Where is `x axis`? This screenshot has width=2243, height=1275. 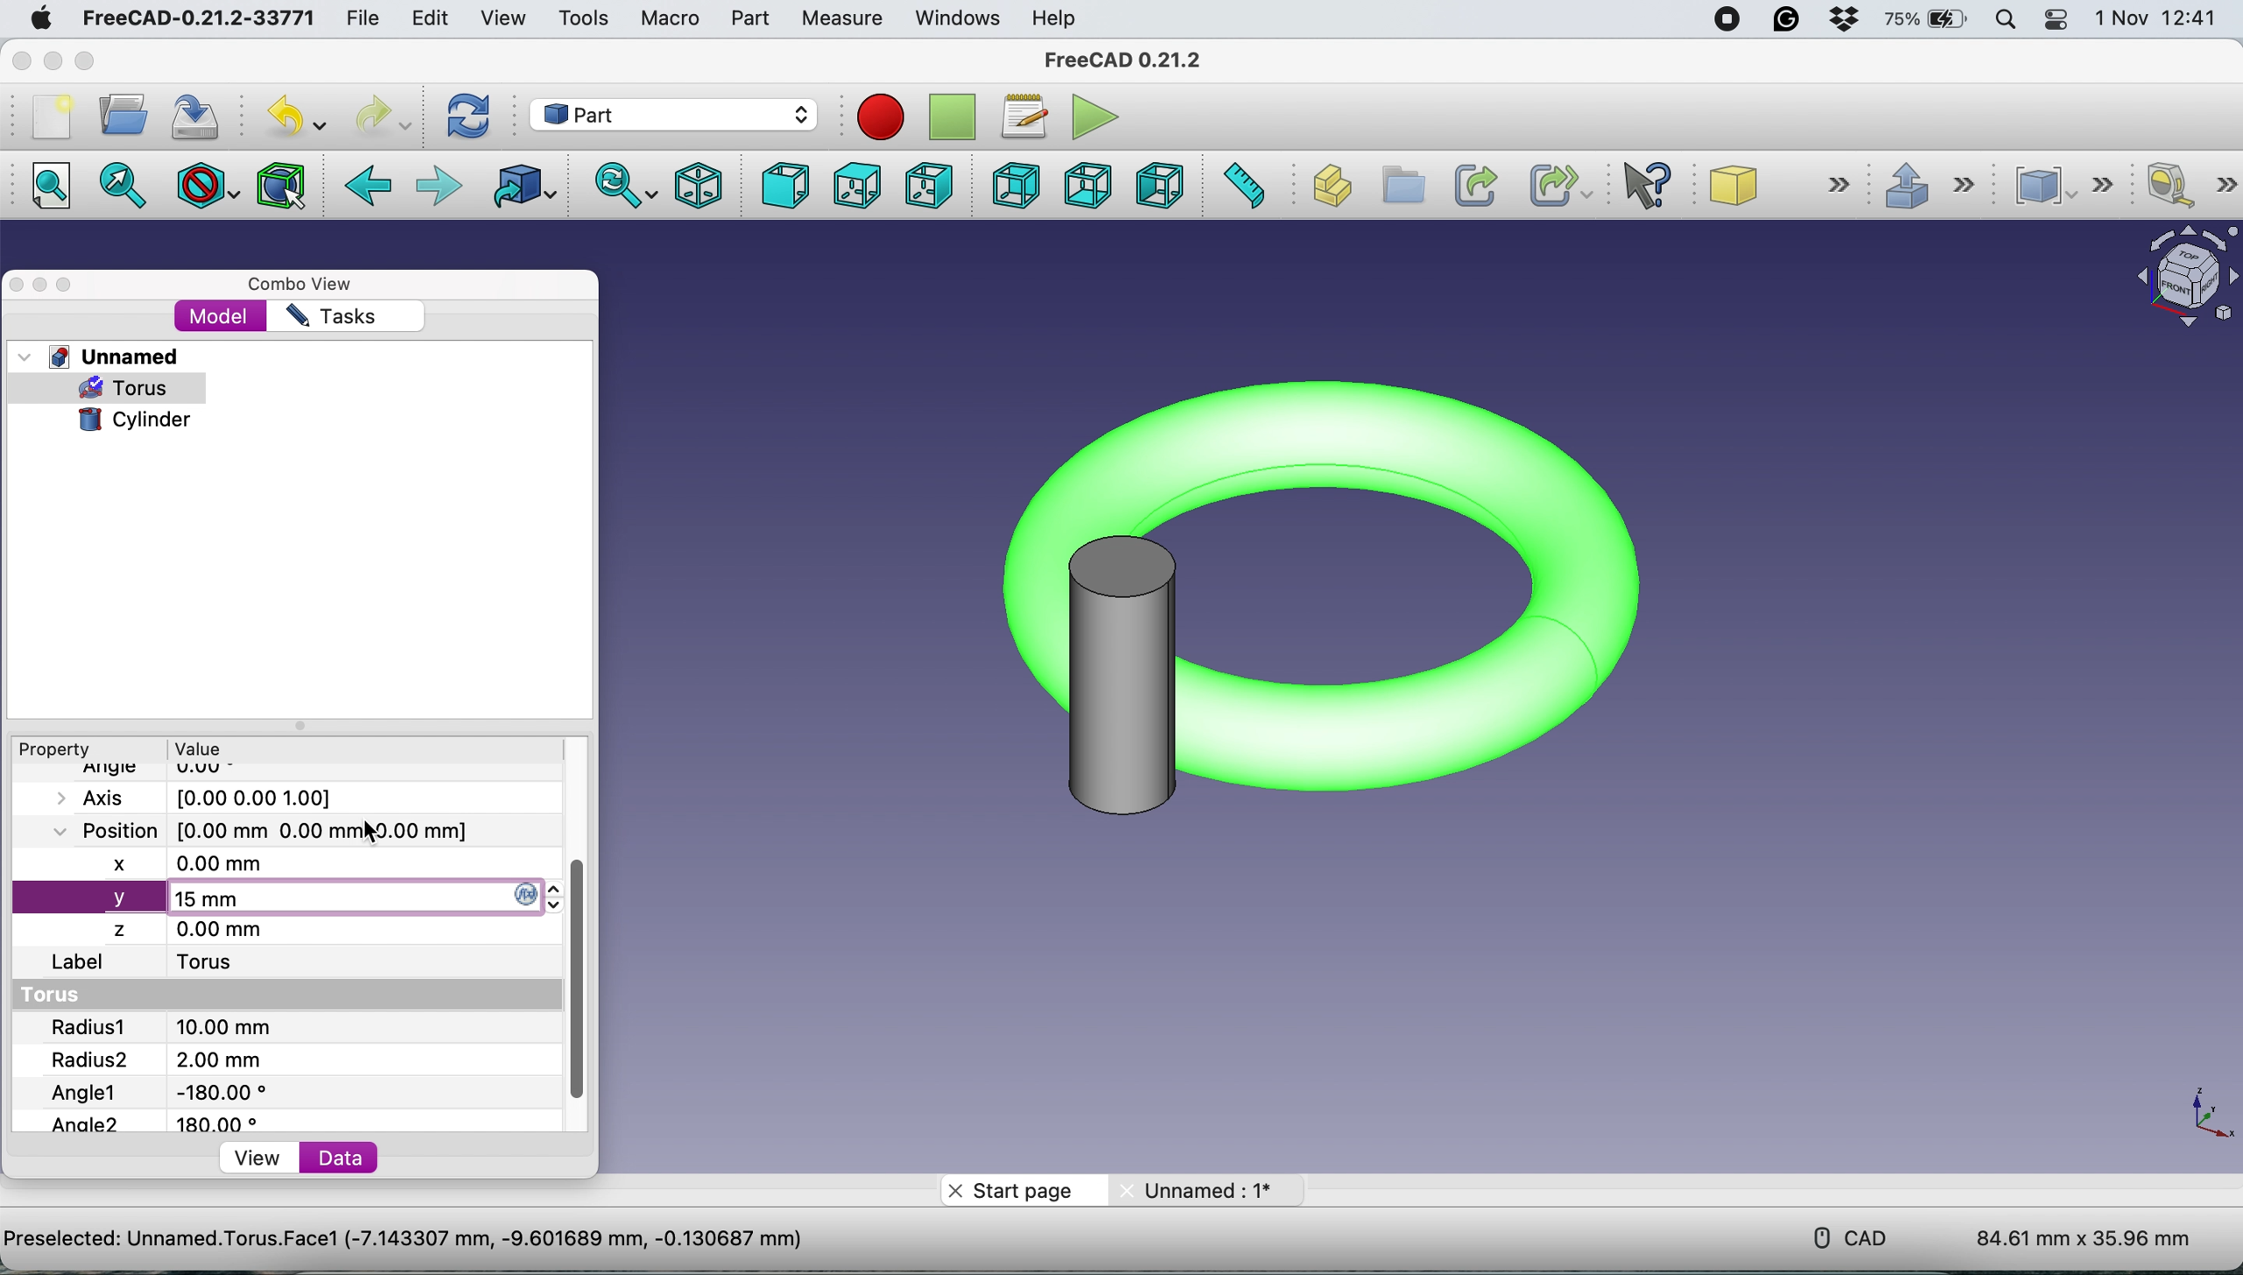 x axis is located at coordinates (205, 863).